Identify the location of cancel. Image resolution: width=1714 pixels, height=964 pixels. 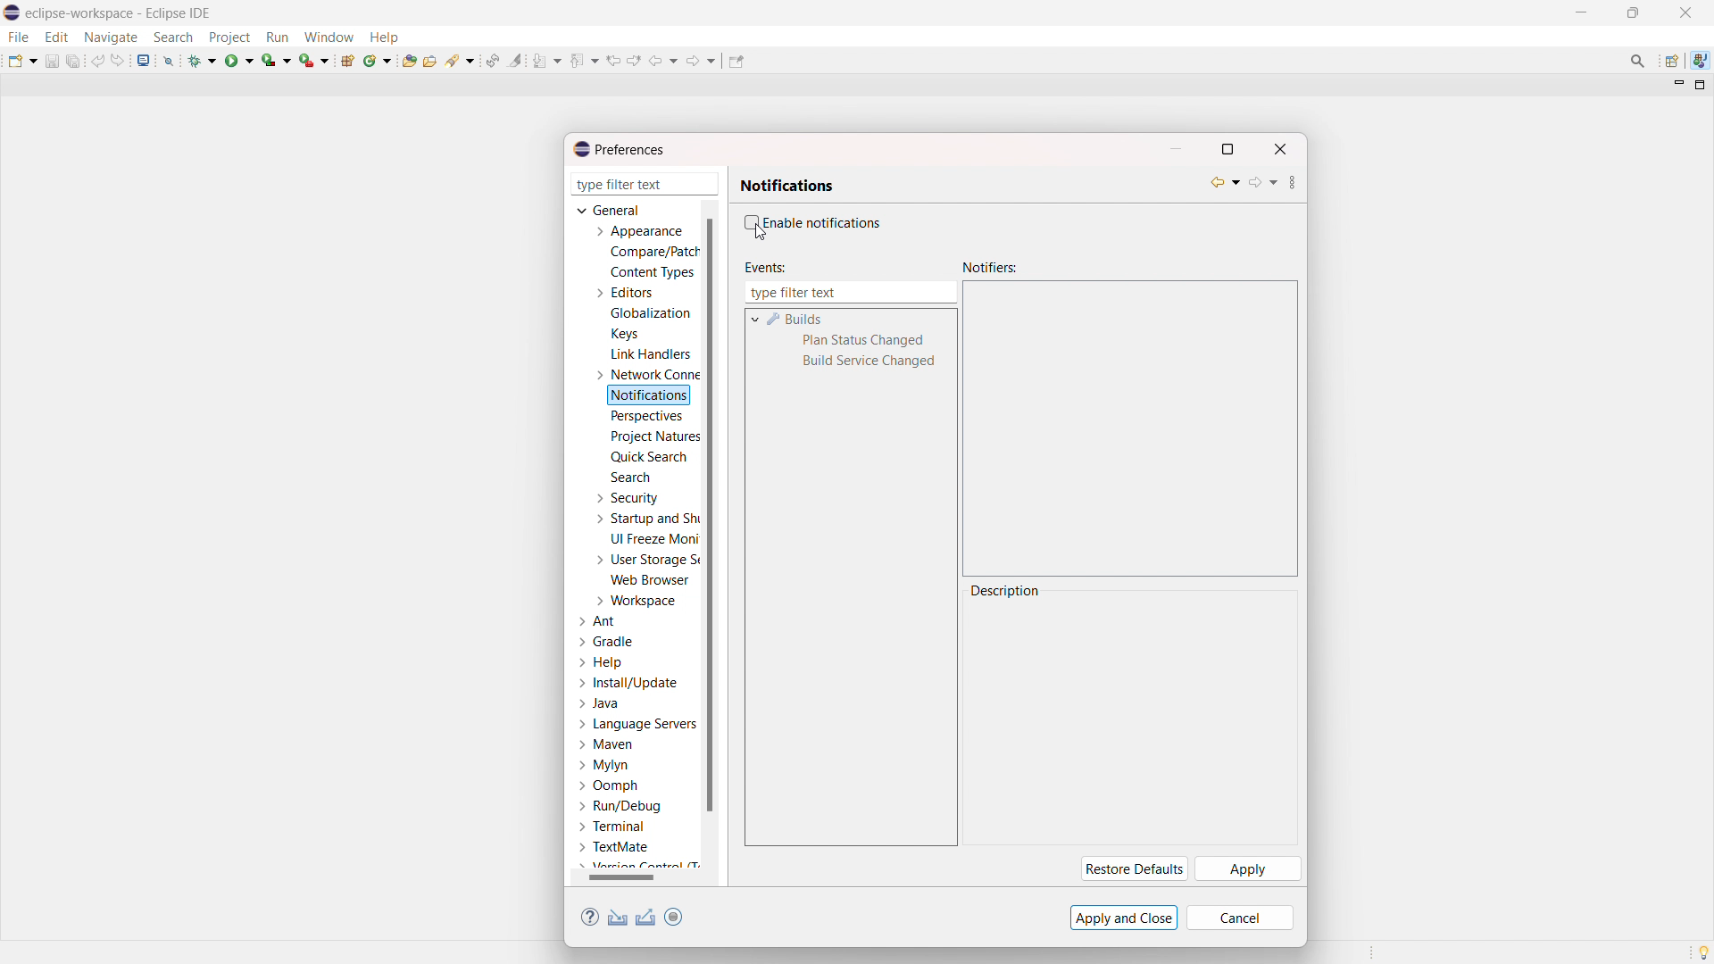
(1240, 918).